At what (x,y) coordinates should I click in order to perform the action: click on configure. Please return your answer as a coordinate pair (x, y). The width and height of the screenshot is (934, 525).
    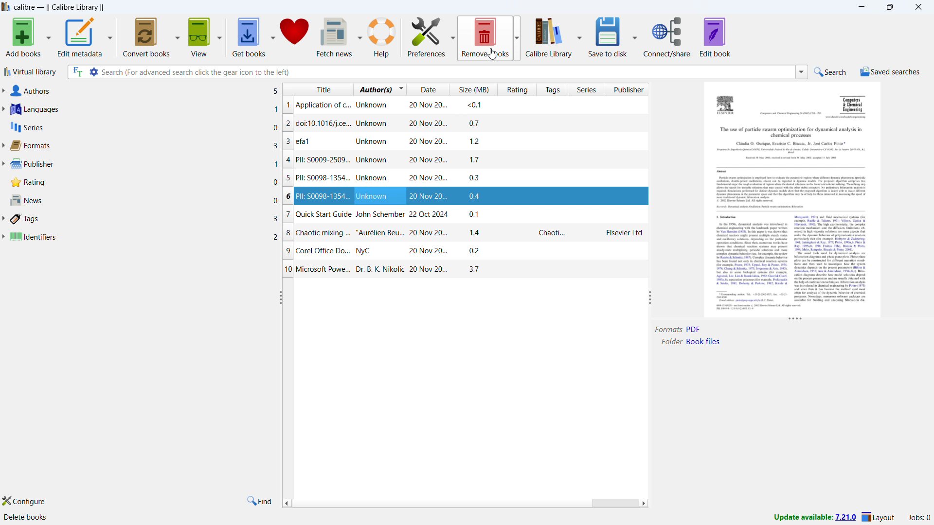
    Looking at the image, I should click on (23, 500).